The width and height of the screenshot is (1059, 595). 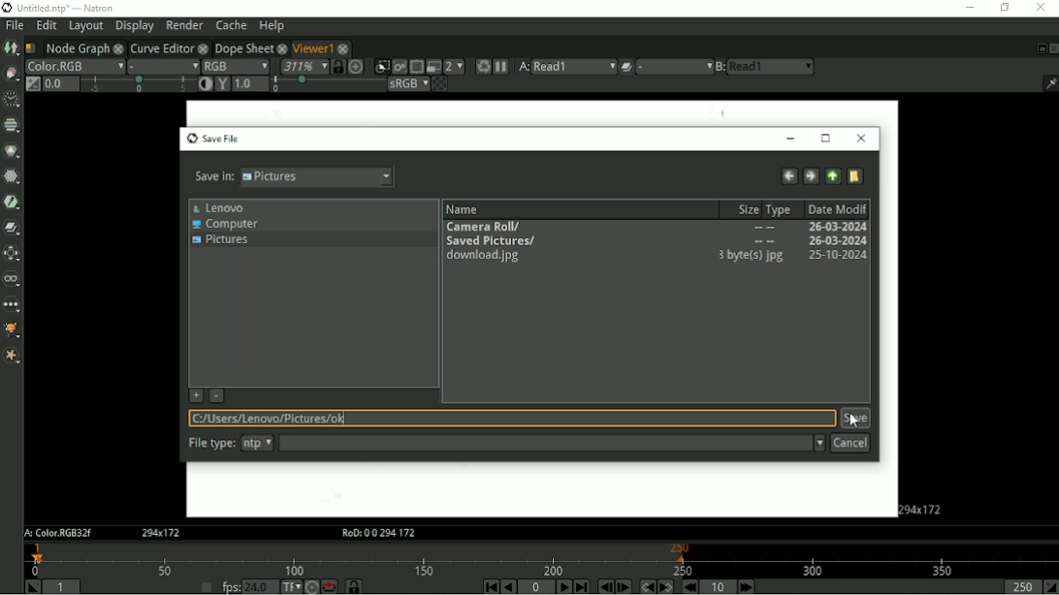 What do you see at coordinates (657, 242) in the screenshot?
I see `Saved Pictures/` at bounding box center [657, 242].